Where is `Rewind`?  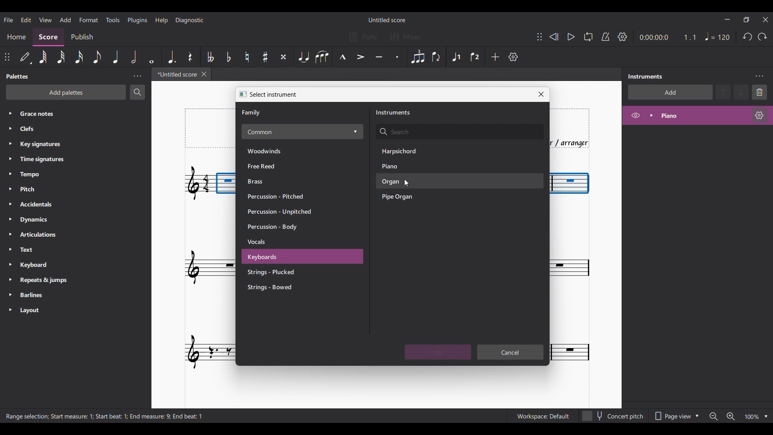 Rewind is located at coordinates (554, 37).